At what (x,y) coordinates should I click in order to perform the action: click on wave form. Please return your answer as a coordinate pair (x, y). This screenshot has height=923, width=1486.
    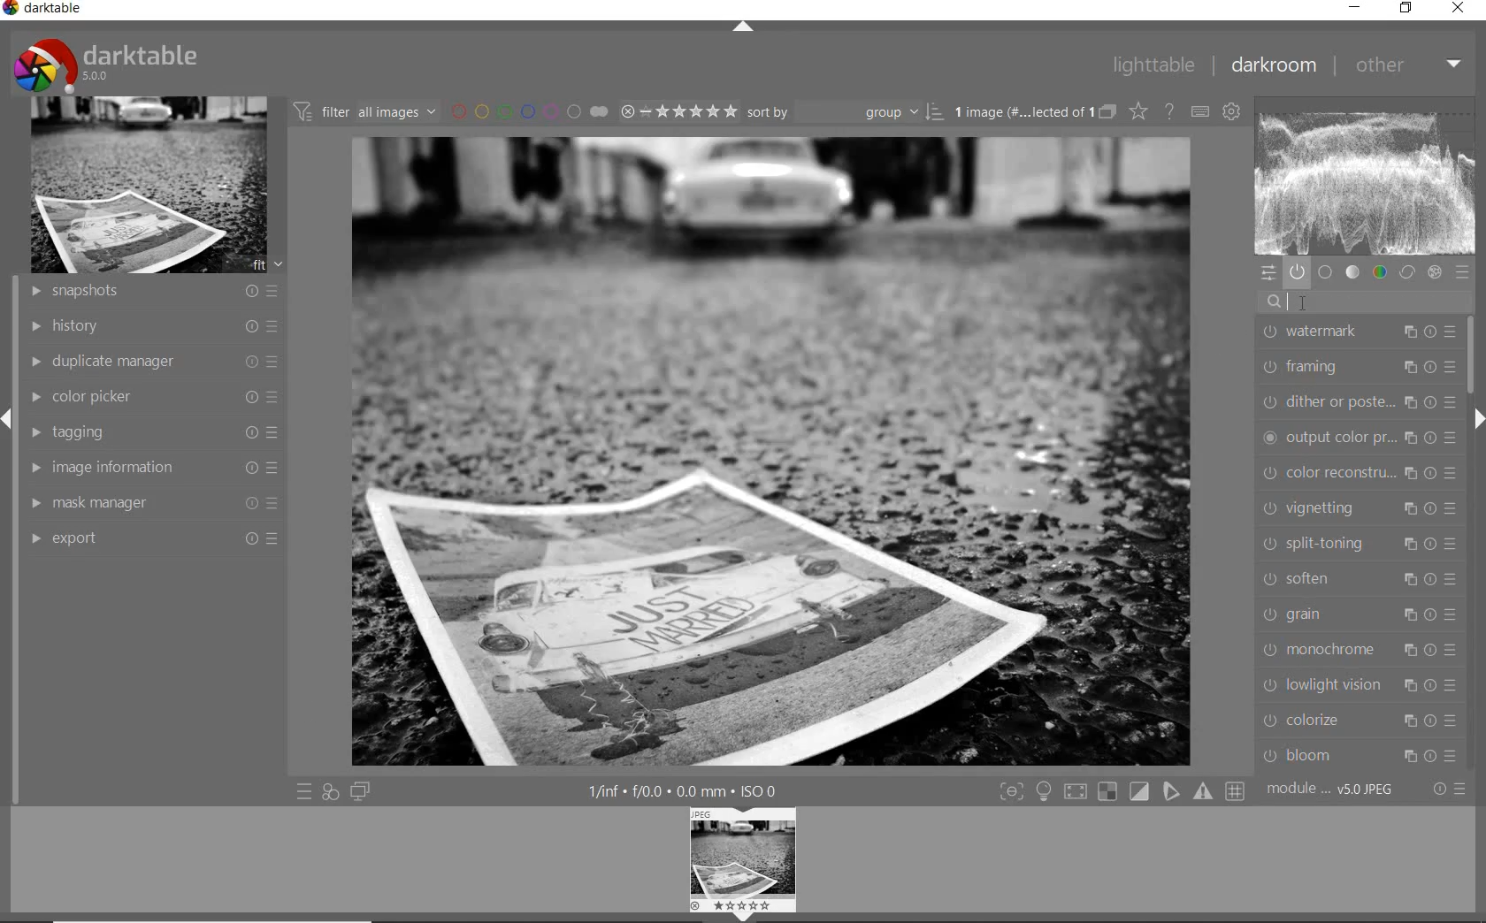
    Looking at the image, I should click on (1366, 178).